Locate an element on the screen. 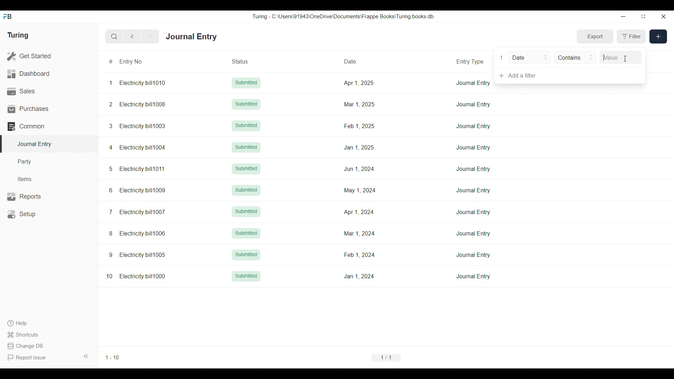  Close is located at coordinates (663, 16).